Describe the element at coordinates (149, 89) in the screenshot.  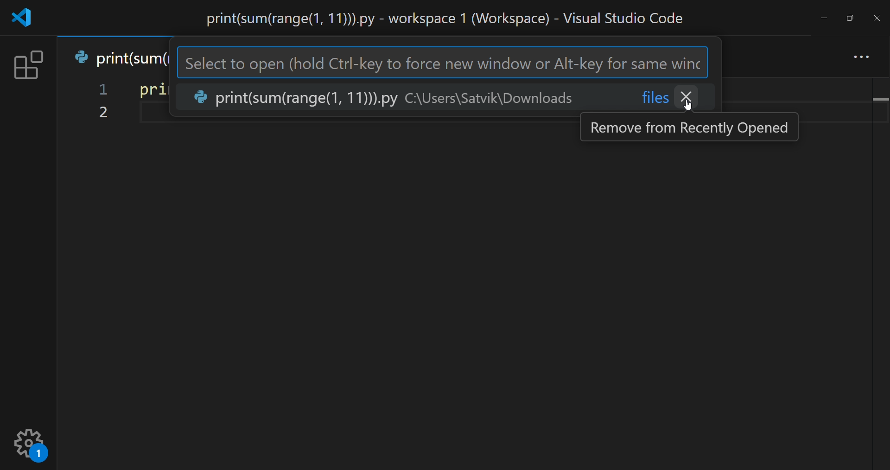
I see `code` at that location.